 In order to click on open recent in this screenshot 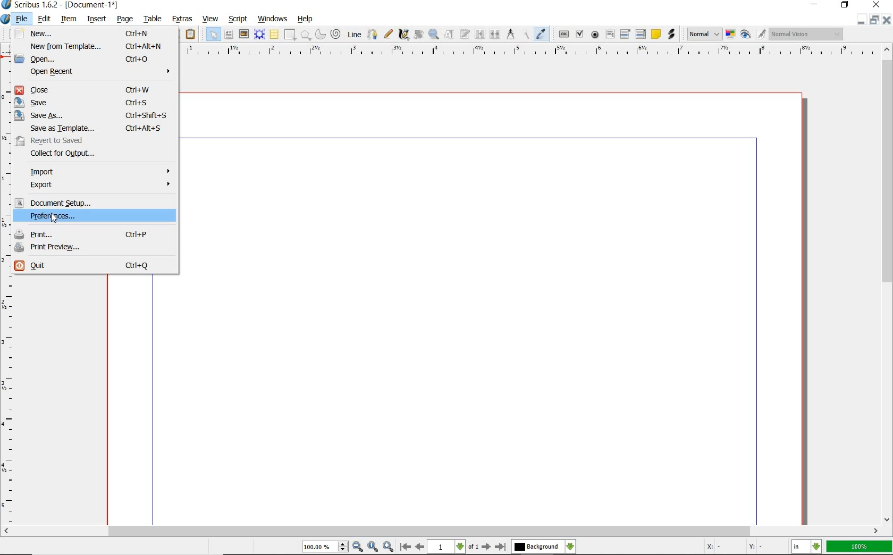, I will do `click(100, 73)`.